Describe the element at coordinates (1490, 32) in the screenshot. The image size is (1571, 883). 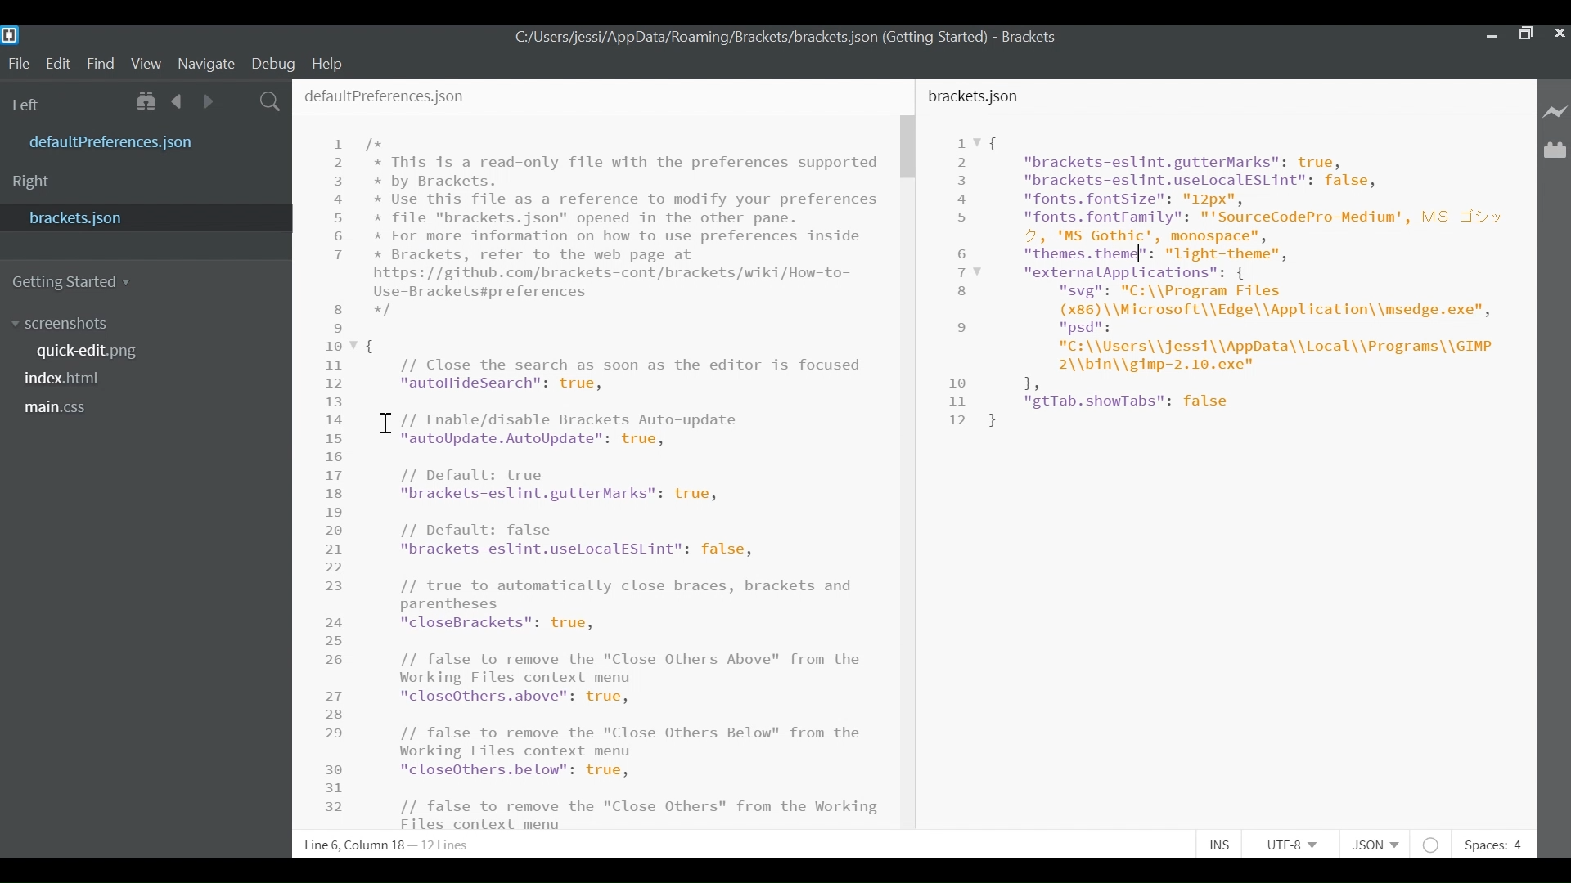
I see `minimize` at that location.